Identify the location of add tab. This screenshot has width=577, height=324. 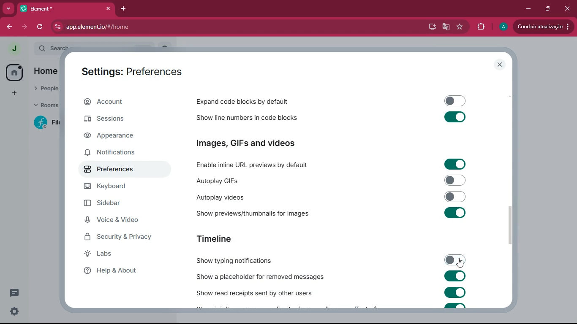
(123, 9).